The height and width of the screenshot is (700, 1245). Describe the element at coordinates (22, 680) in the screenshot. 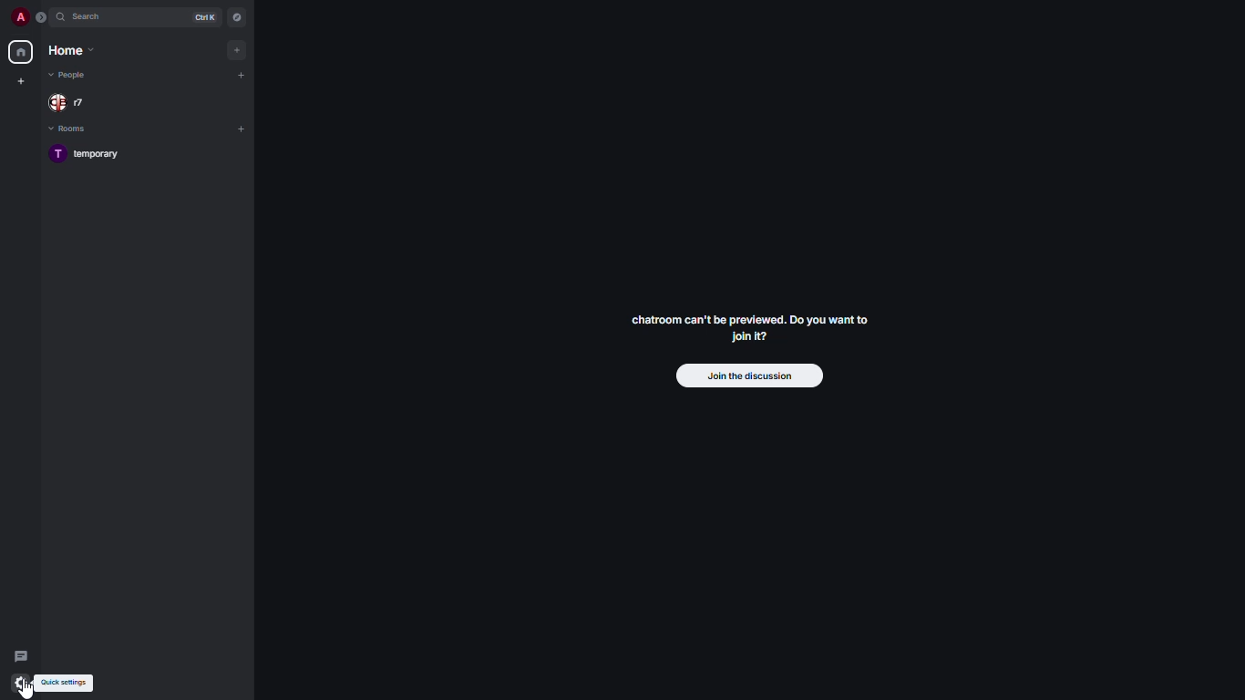

I see `quick settings` at that location.